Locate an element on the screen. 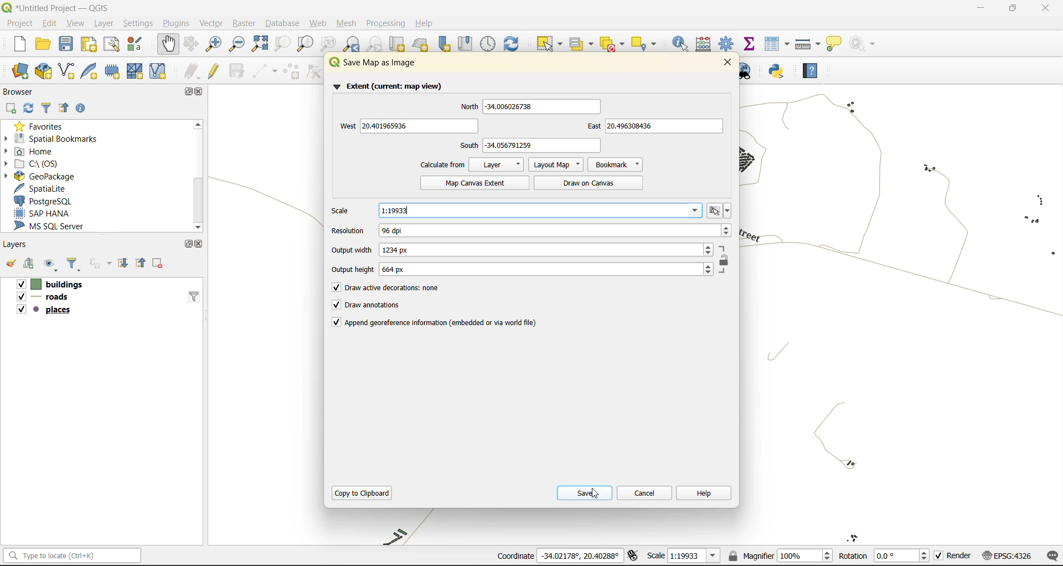  help is located at coordinates (815, 70).